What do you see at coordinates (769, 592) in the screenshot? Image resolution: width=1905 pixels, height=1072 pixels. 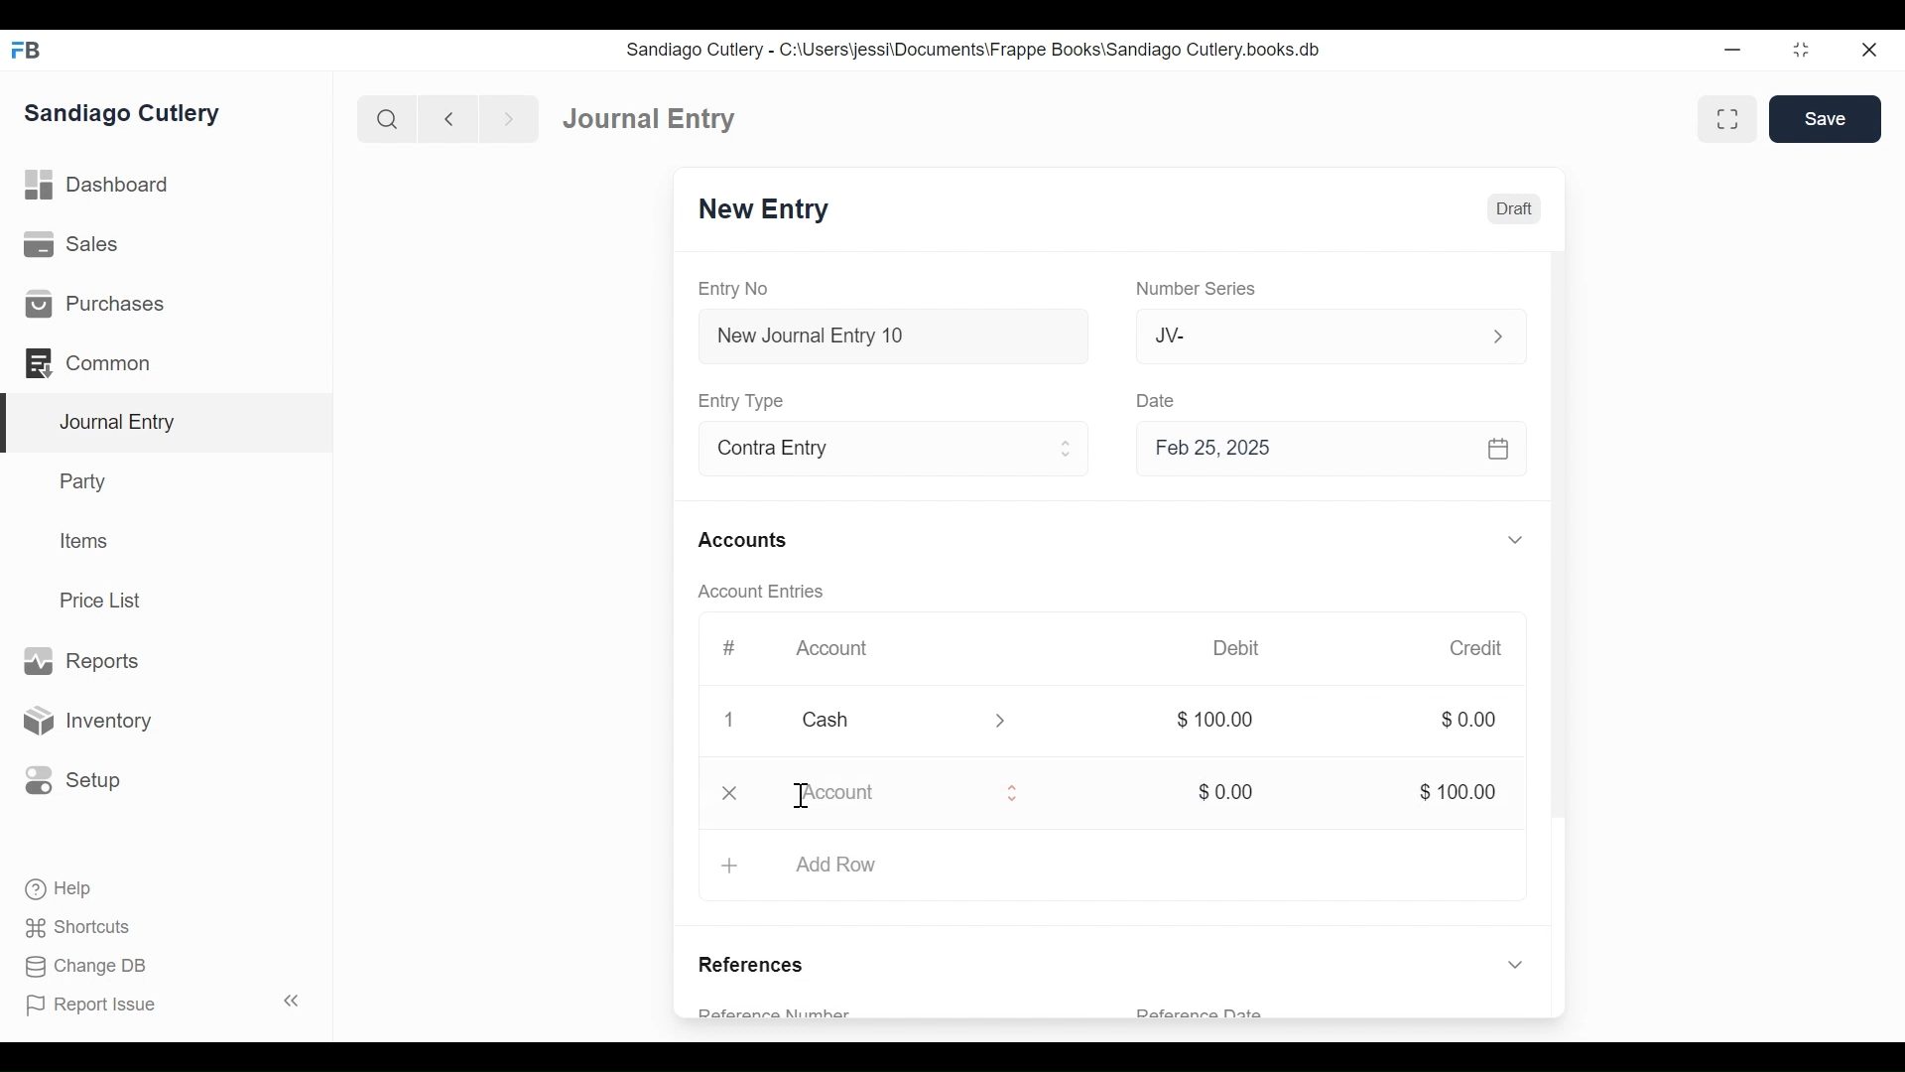 I see `Account Entries` at bounding box center [769, 592].